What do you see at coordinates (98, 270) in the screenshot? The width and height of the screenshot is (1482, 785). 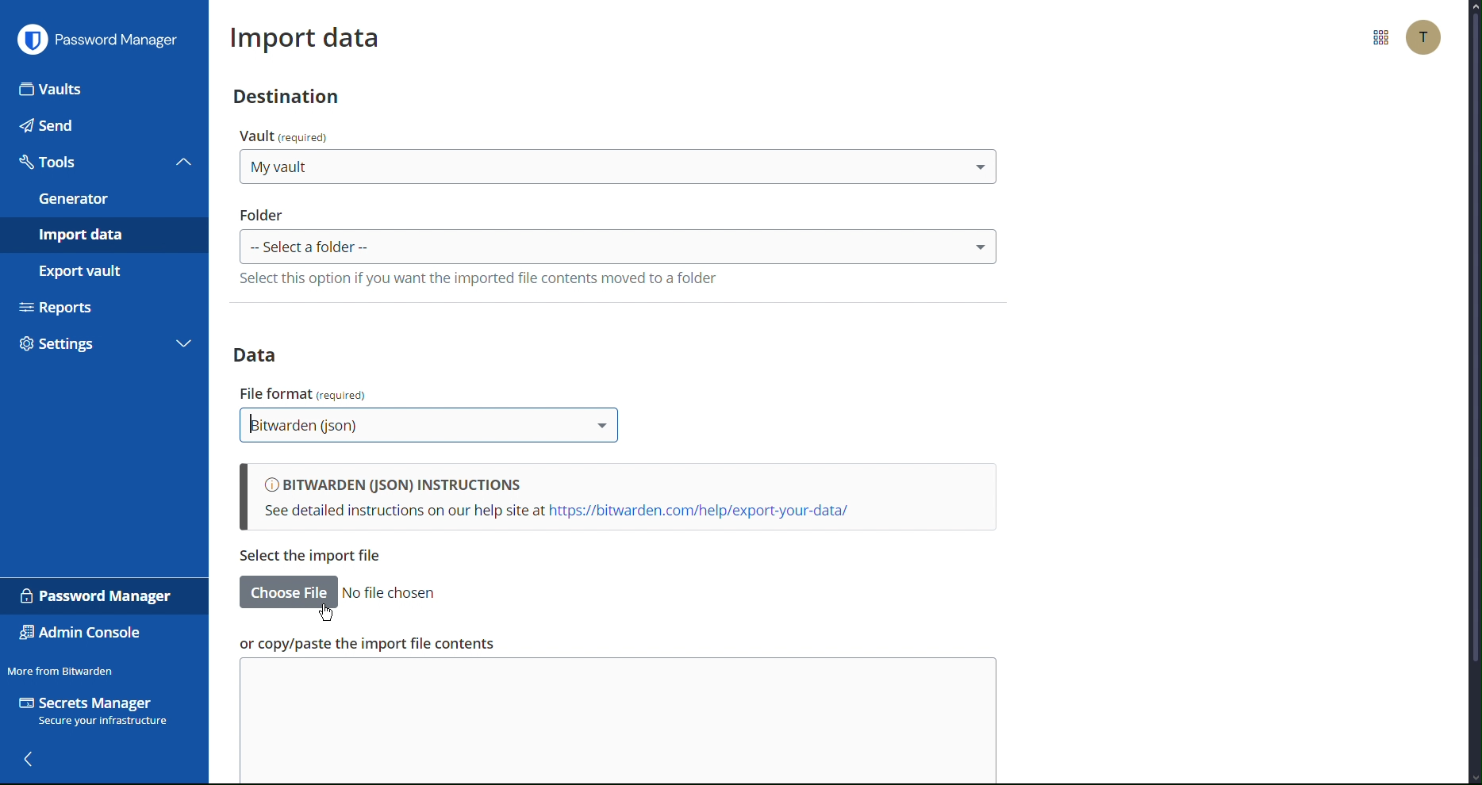 I see `Export vault` at bounding box center [98, 270].